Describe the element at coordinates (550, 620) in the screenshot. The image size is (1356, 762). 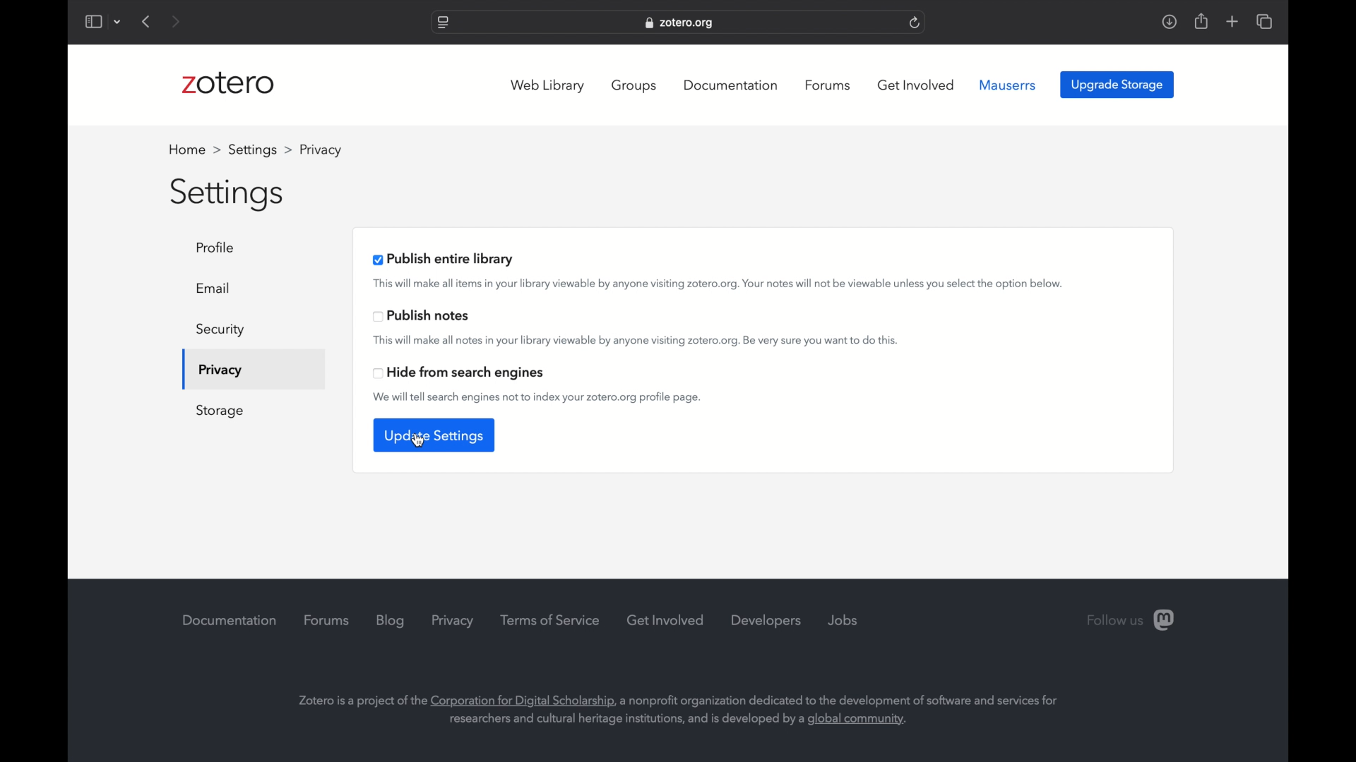
I see `terms of service` at that location.